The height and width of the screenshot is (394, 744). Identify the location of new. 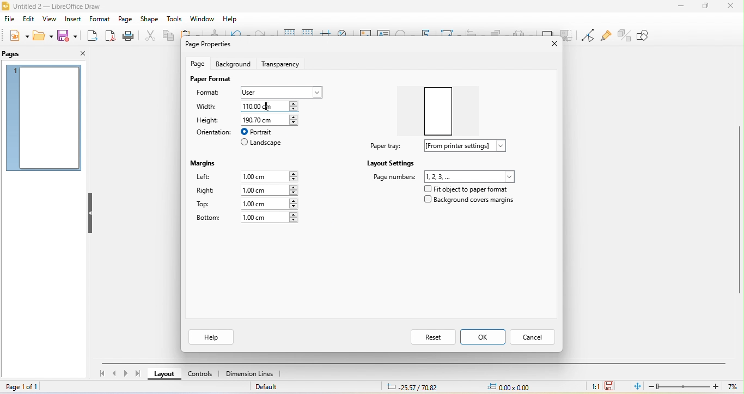
(17, 36).